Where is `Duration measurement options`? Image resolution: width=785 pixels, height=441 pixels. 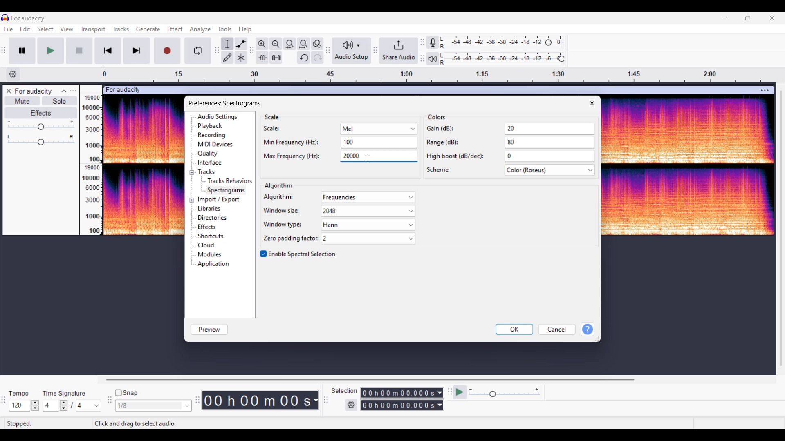
Duration measurement options is located at coordinates (315, 400).